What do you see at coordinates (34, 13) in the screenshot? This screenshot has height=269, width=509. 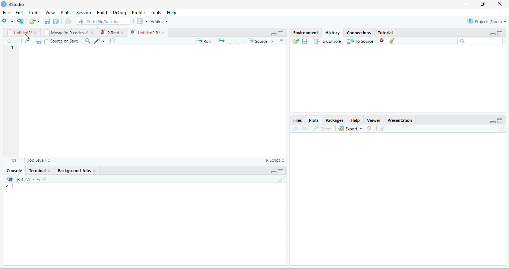 I see `code` at bounding box center [34, 13].